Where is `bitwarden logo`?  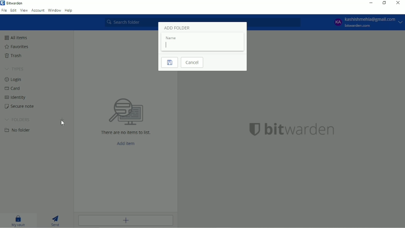
bitwarden logo is located at coordinates (252, 131).